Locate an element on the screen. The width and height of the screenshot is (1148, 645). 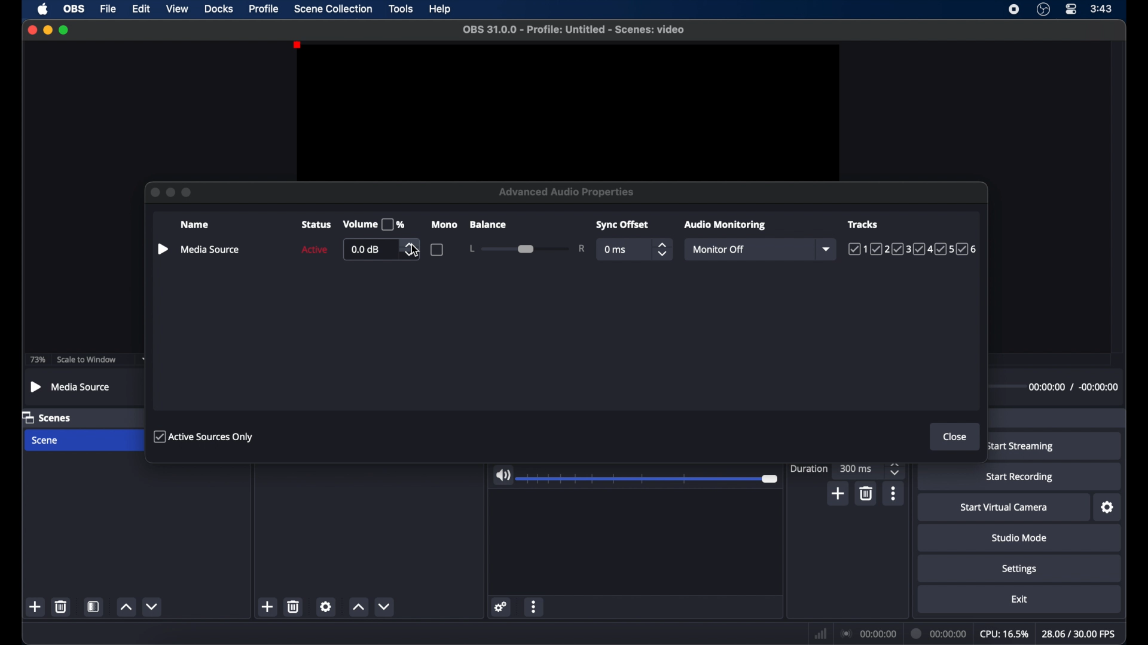
OBS 31.0.0 - Profile: Untitled - Scenes: video is located at coordinates (573, 29).